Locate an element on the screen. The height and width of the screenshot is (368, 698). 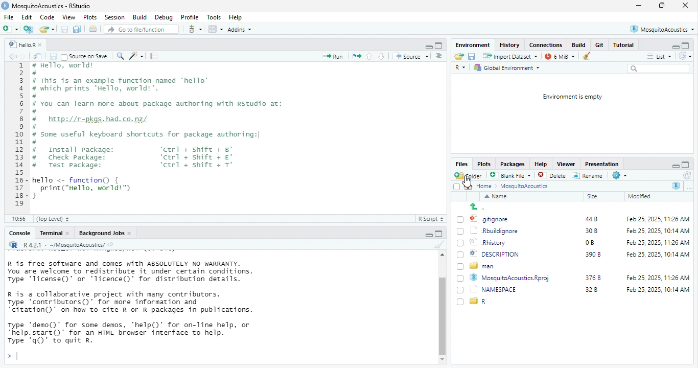
rburgignore is located at coordinates (497, 231).